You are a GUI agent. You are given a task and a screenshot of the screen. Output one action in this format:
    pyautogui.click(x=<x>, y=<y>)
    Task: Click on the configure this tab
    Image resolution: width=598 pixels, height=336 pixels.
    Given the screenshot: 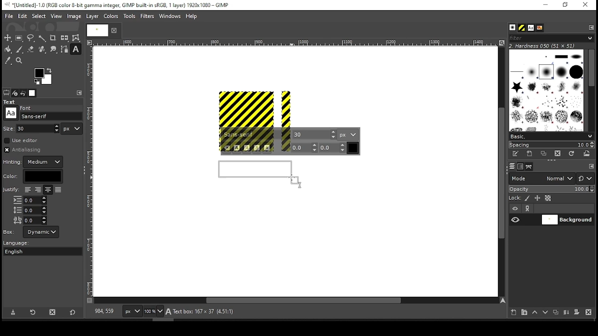 What is the action you would take?
    pyautogui.click(x=591, y=167)
    